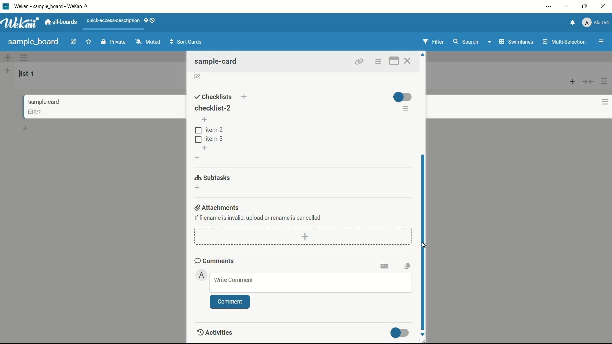  Describe the element at coordinates (585, 6) in the screenshot. I see `maximize` at that location.